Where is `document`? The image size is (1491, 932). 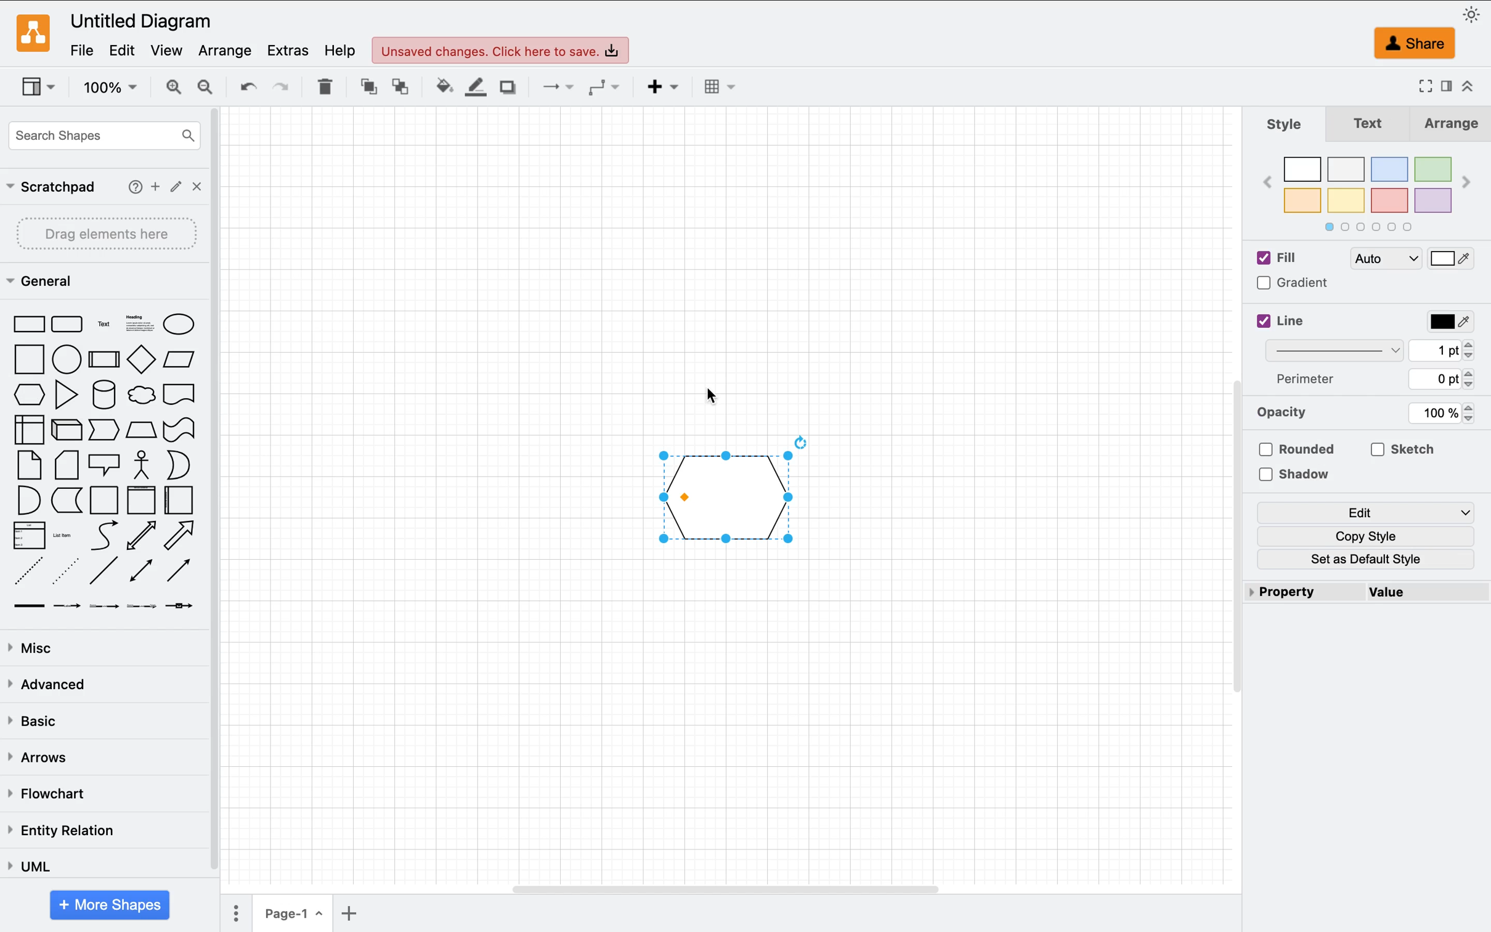
document is located at coordinates (185, 394).